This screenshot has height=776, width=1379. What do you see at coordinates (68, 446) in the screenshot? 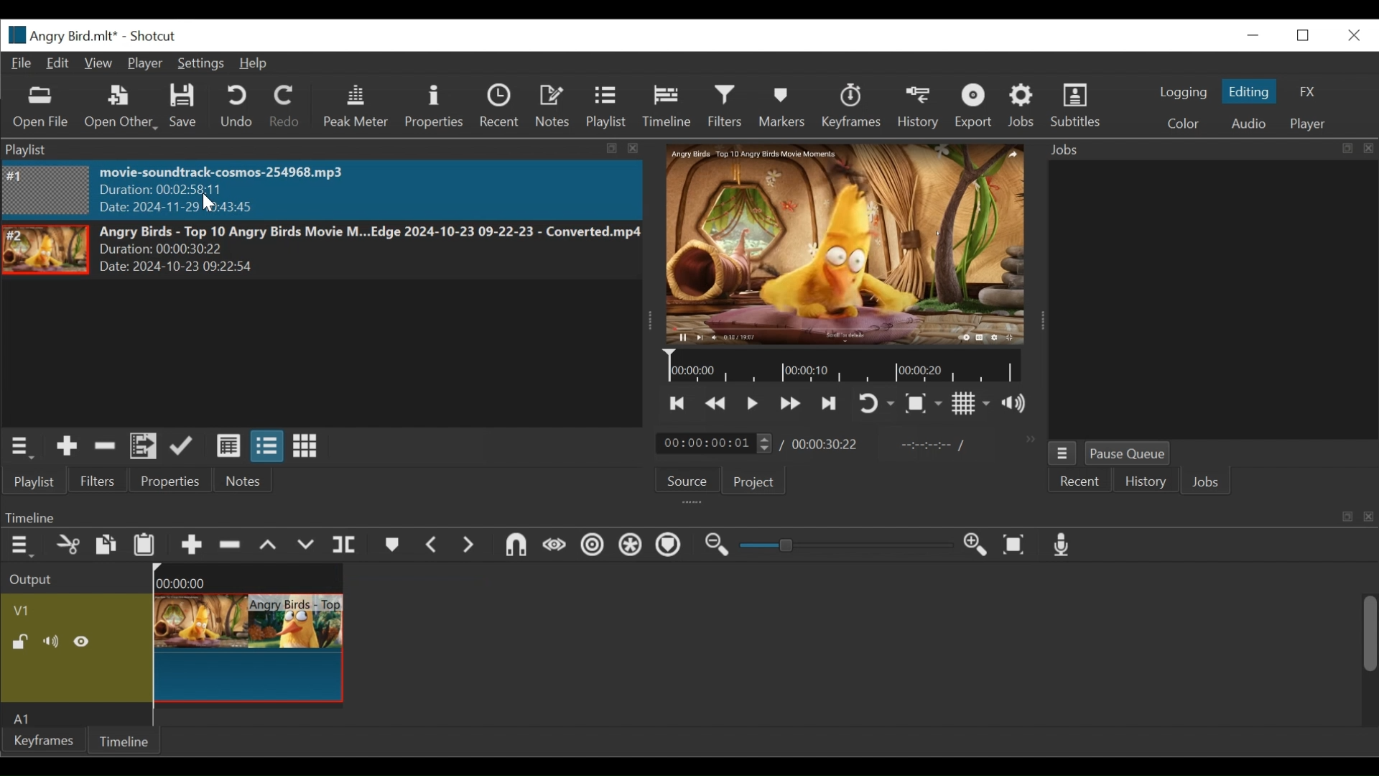
I see `Add the source to the playlist` at bounding box center [68, 446].